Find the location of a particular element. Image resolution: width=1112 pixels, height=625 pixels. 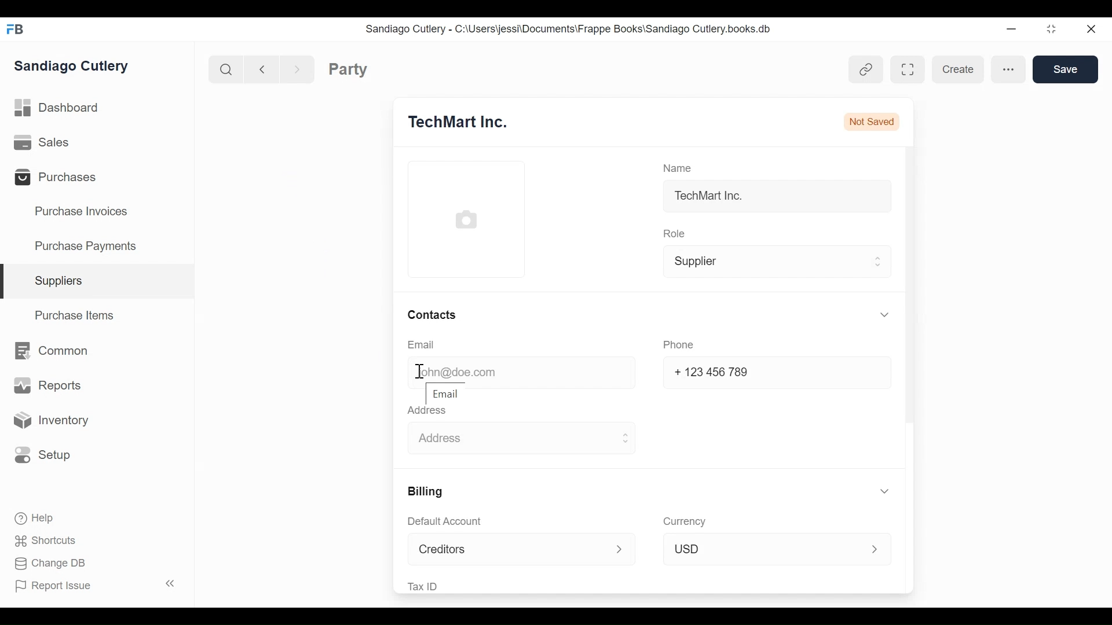

Save is located at coordinates (1066, 71).